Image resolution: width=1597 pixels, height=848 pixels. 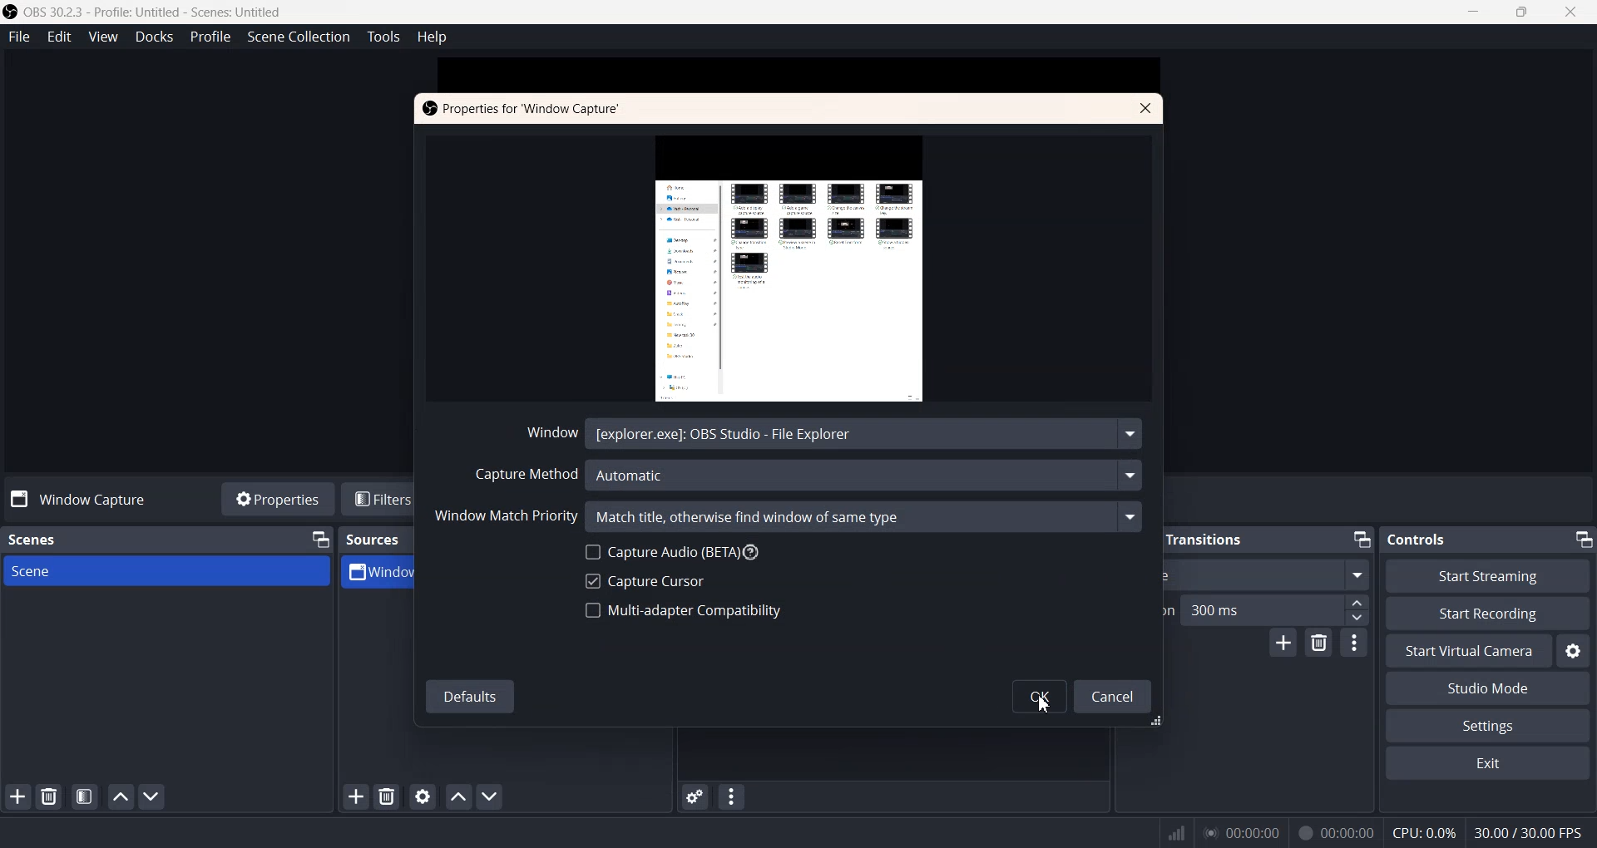 What do you see at coordinates (523, 107) in the screenshot?
I see `Properties for Window Capture` at bounding box center [523, 107].